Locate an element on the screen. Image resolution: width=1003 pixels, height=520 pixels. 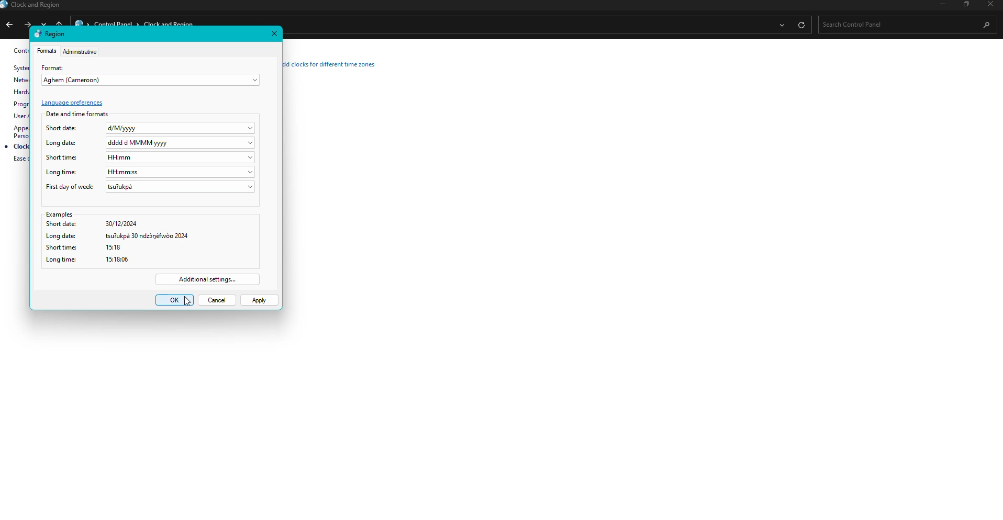
Format is located at coordinates (53, 67).